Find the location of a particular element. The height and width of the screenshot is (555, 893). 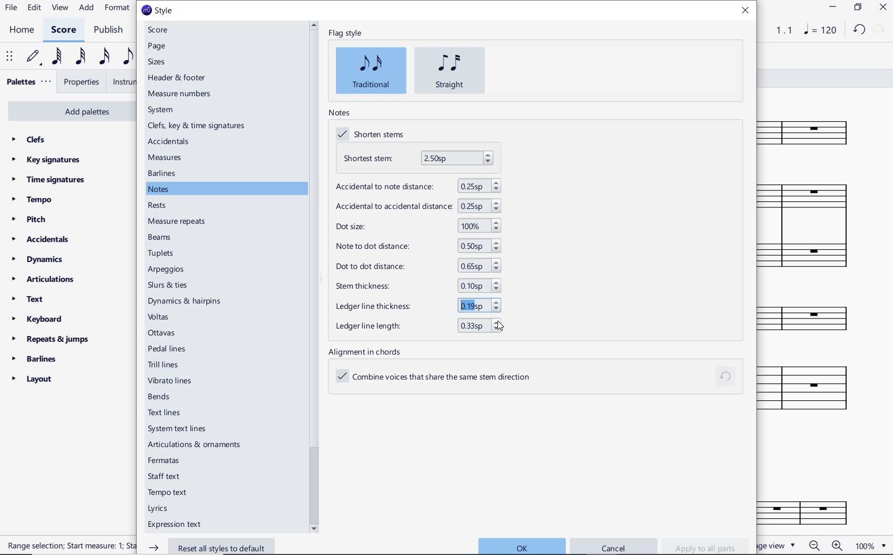

select to move is located at coordinates (9, 57).